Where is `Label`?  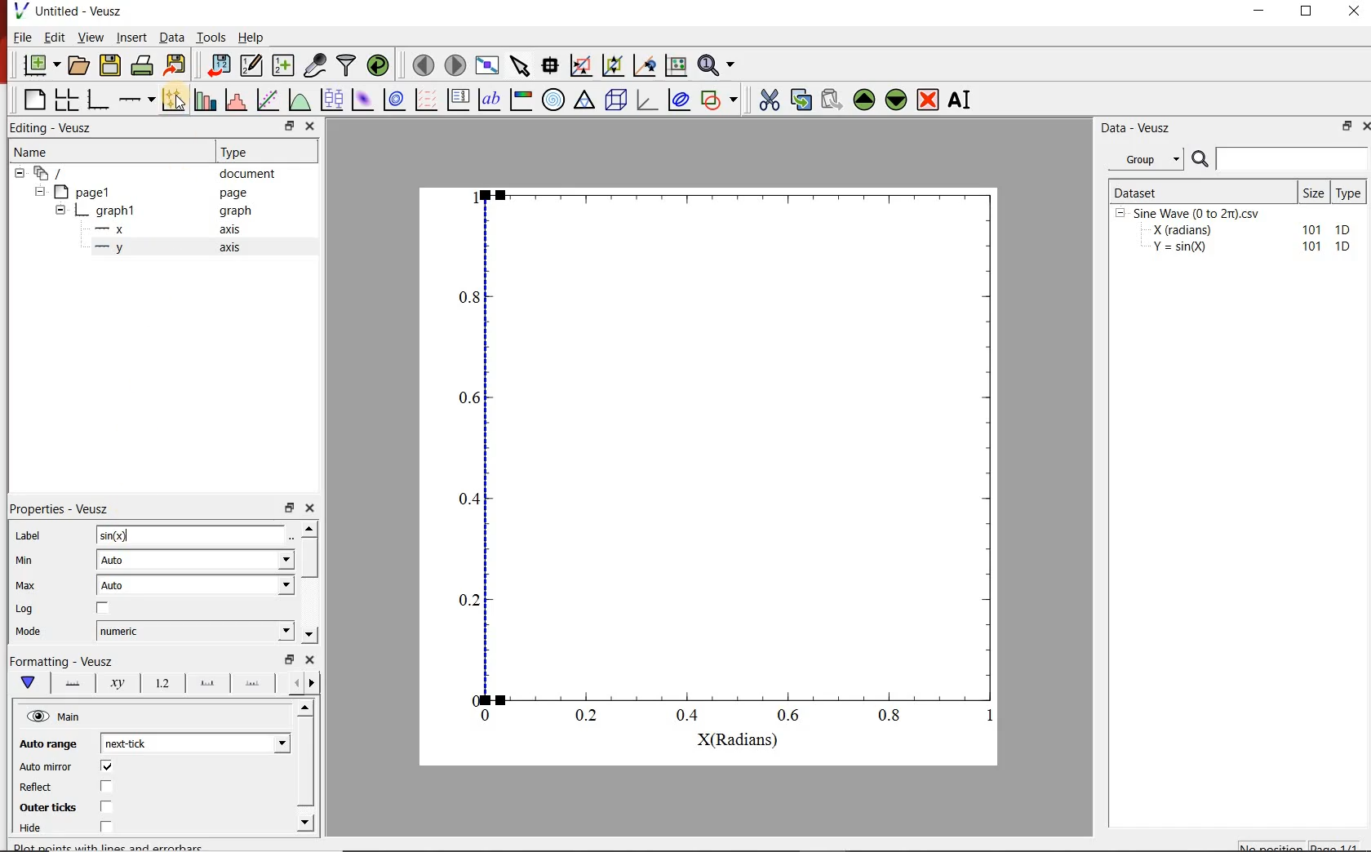 Label is located at coordinates (29, 535).